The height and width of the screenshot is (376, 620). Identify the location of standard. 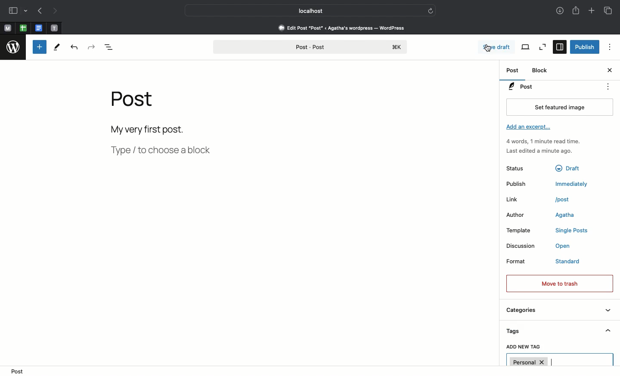
(569, 262).